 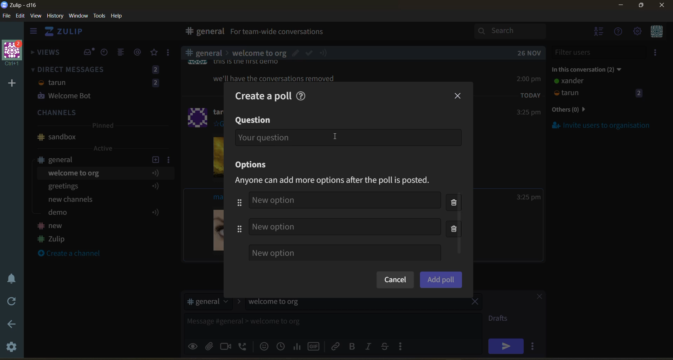 I want to click on tools, so click(x=101, y=15).